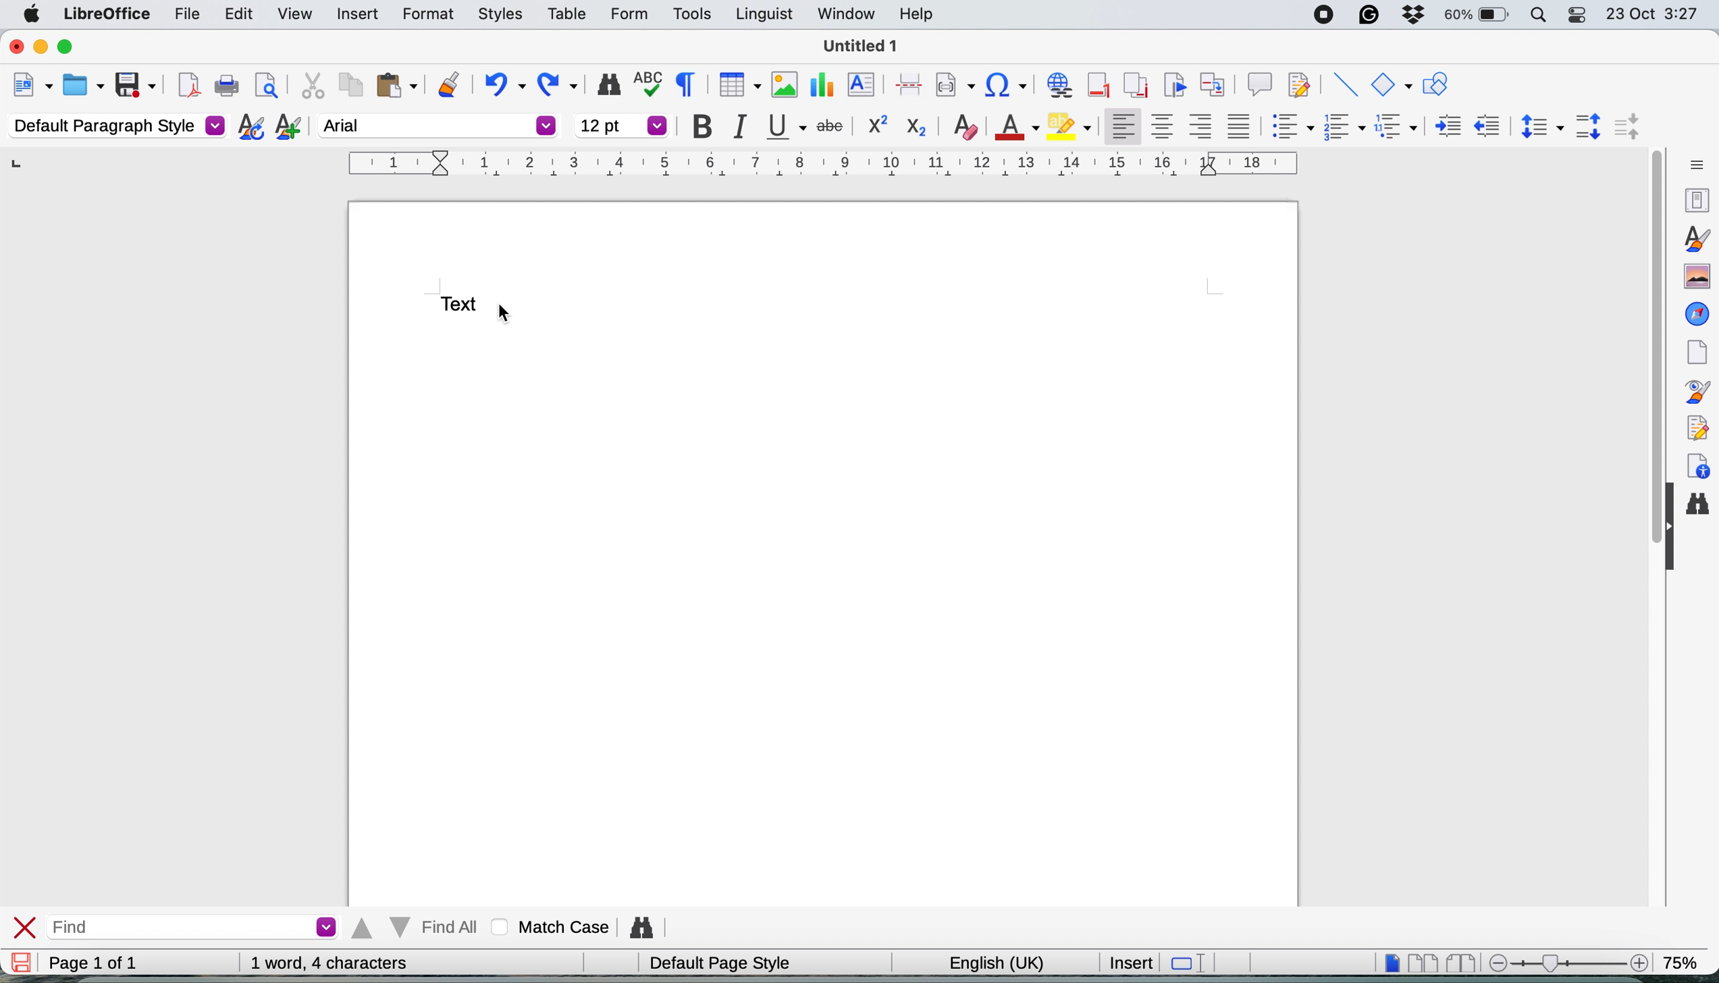 The height and width of the screenshot is (983, 1719). What do you see at coordinates (135, 84) in the screenshot?
I see `save` at bounding box center [135, 84].